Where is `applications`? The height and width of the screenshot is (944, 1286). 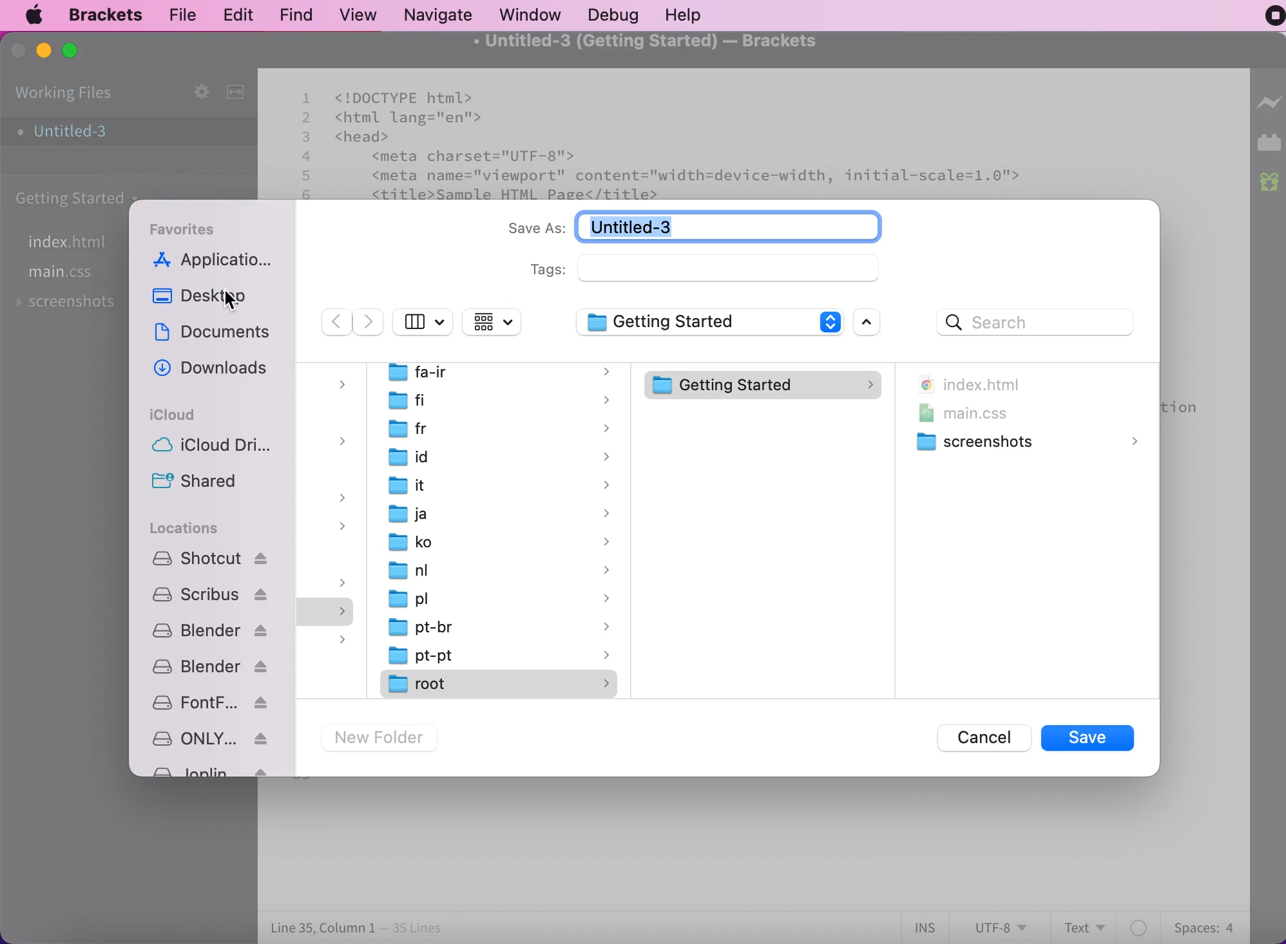 applications is located at coordinates (220, 261).